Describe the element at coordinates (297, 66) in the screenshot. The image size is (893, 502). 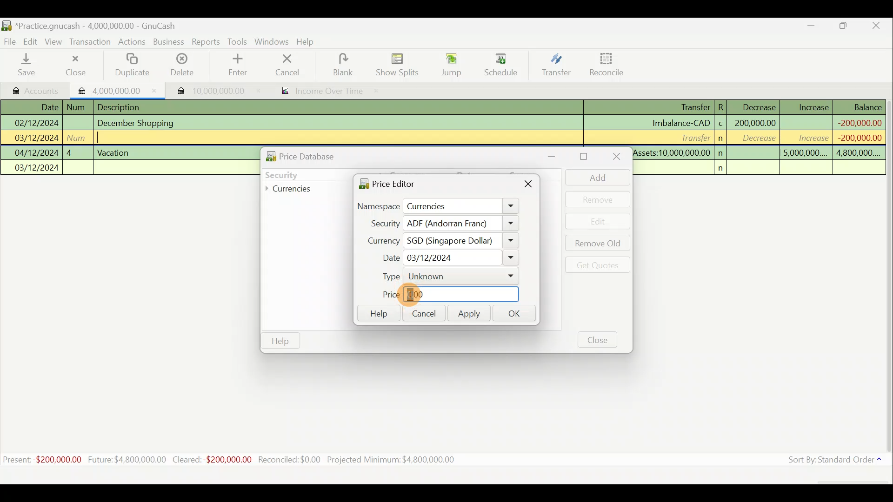
I see `cancel` at that location.